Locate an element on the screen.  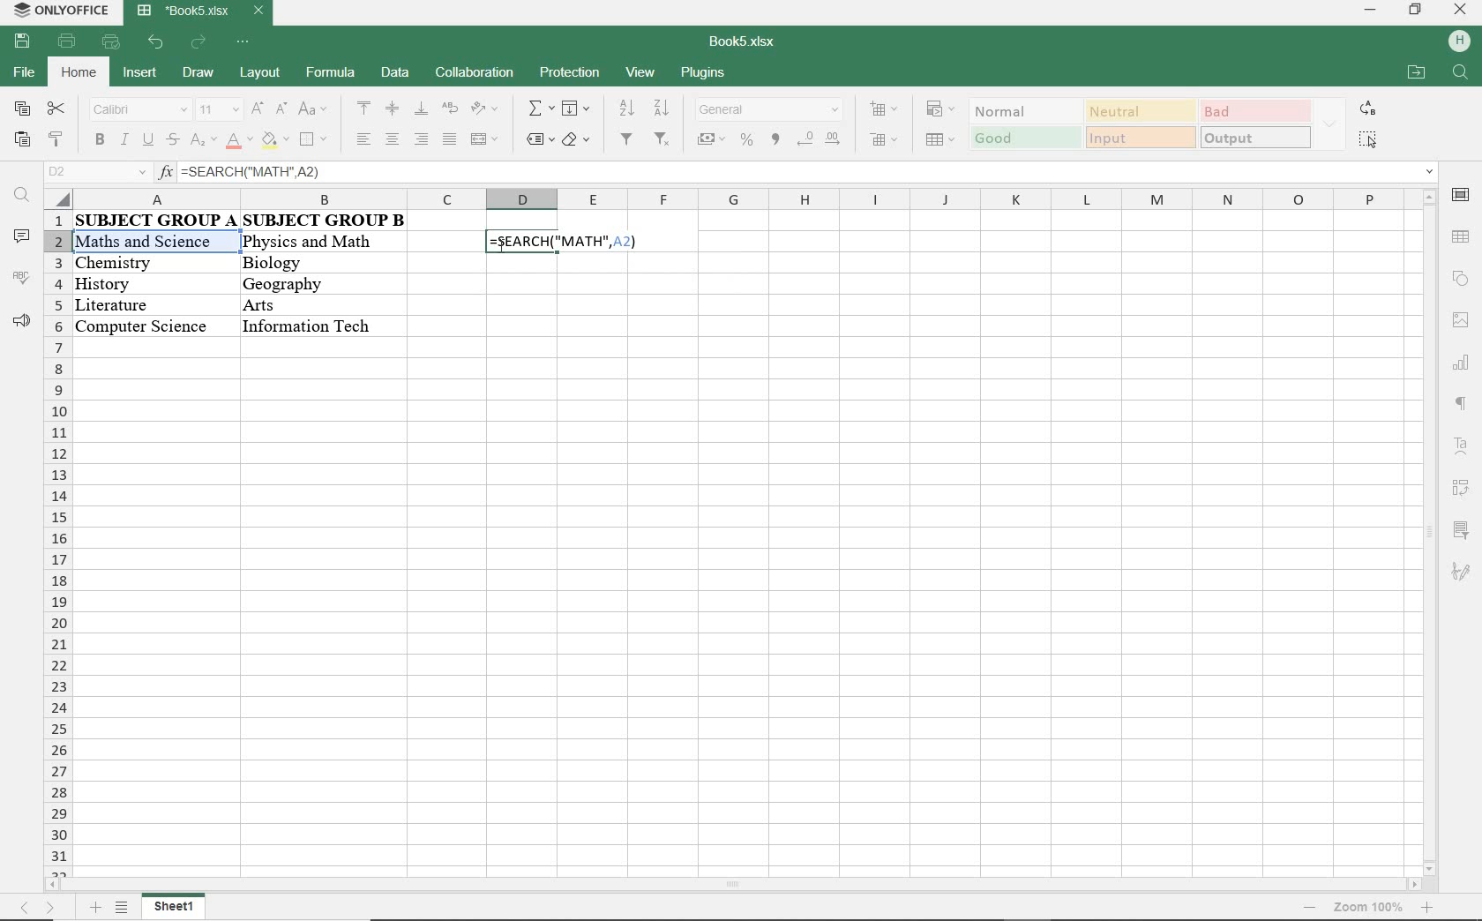
normal is located at coordinates (1022, 111).